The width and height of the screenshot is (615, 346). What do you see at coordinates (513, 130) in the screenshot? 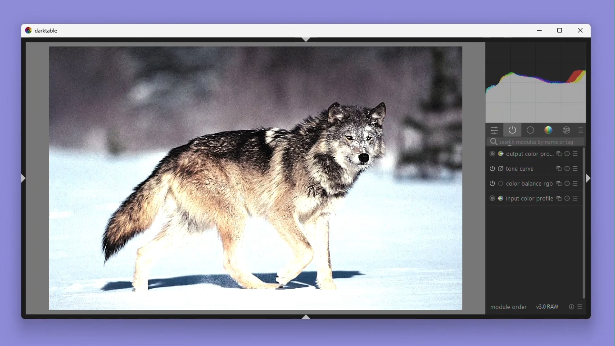
I see `Show only active modules` at bounding box center [513, 130].